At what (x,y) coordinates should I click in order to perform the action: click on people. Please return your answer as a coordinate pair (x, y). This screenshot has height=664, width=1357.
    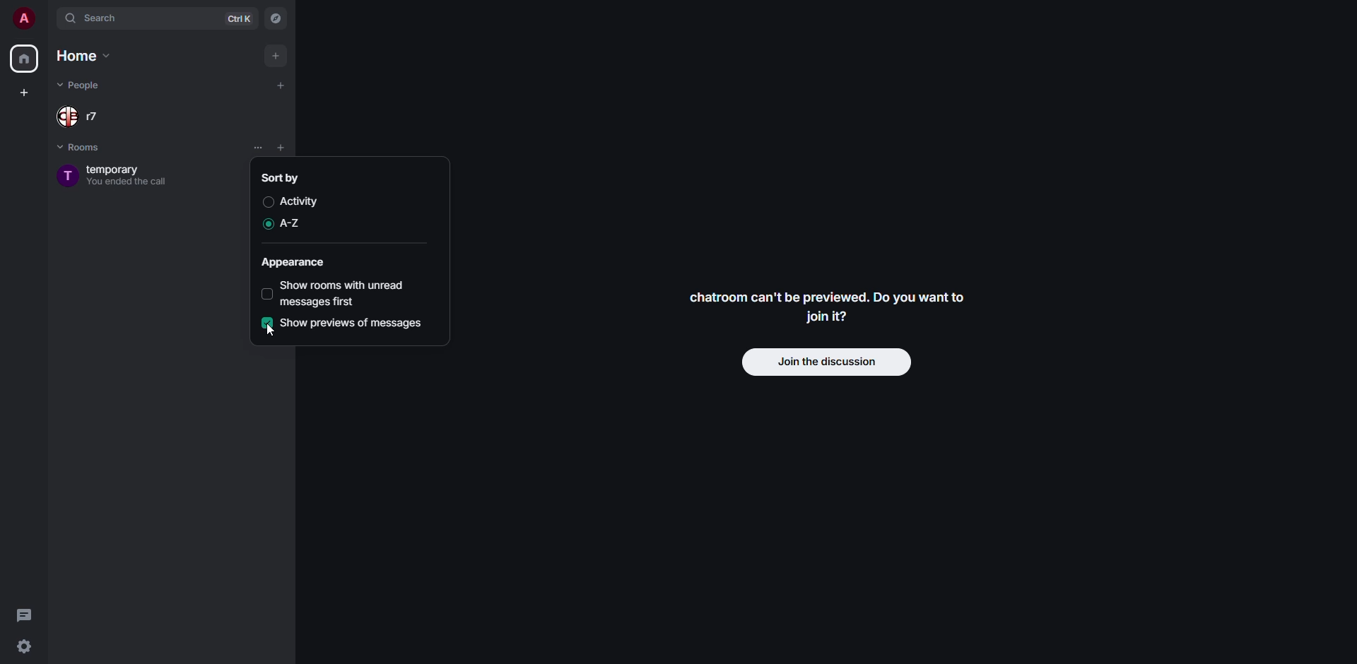
    Looking at the image, I should click on (83, 118).